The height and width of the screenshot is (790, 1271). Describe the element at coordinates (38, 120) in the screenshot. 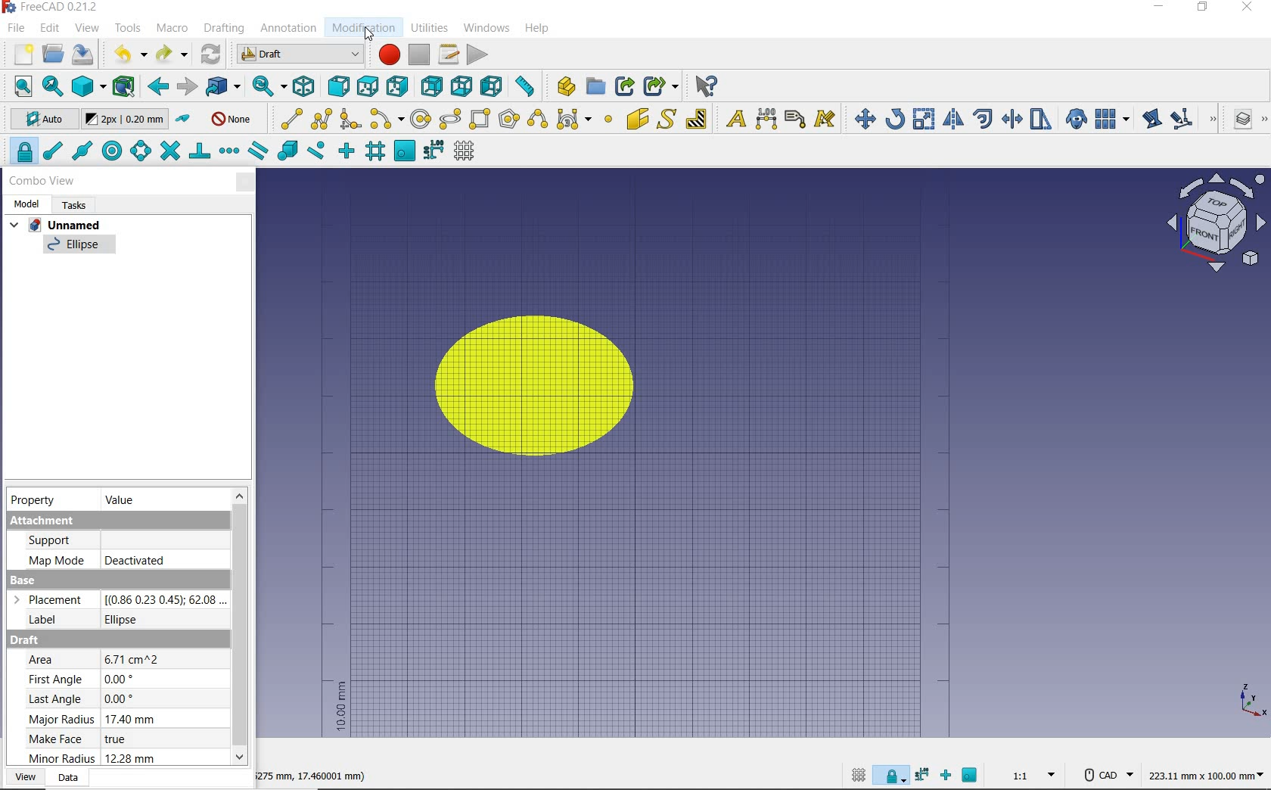

I see `current working plane: auto` at that location.